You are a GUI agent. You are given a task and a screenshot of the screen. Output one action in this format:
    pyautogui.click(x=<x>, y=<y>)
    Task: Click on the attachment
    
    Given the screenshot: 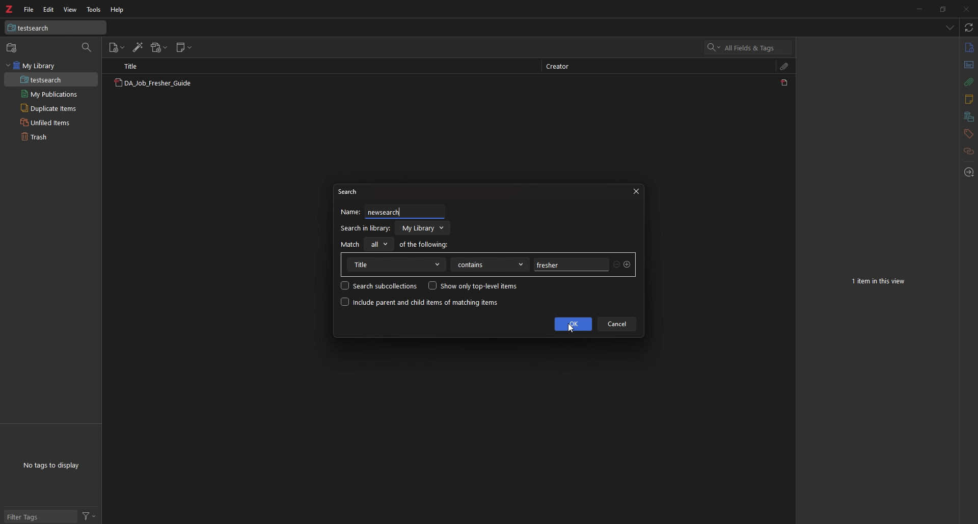 What is the action you would take?
    pyautogui.click(x=785, y=66)
    